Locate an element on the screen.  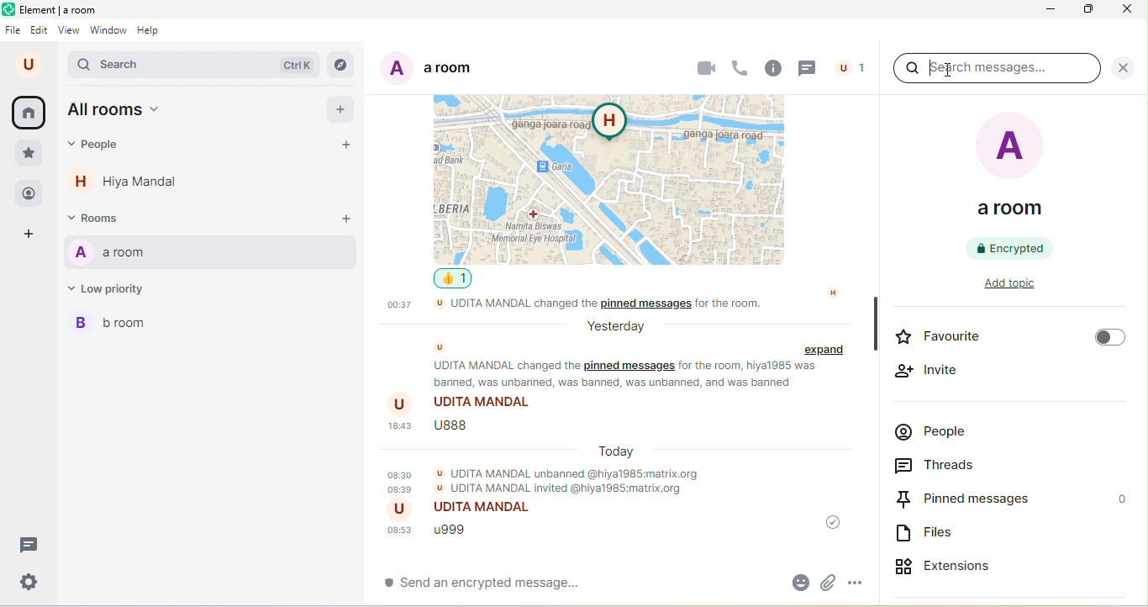
invite is located at coordinates (929, 371).